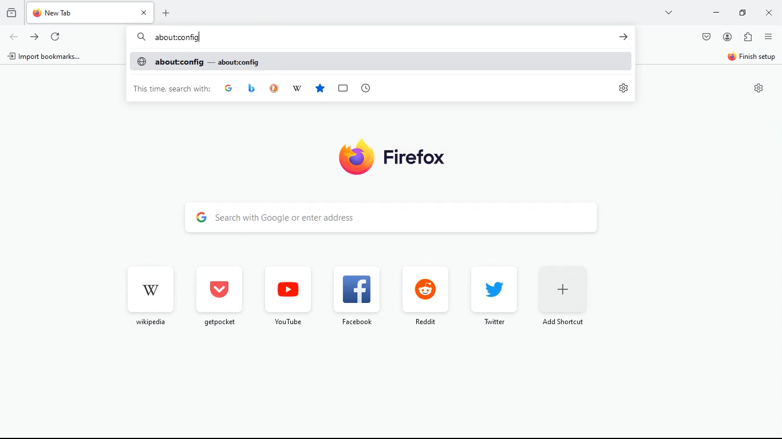  What do you see at coordinates (169, 12) in the screenshot?
I see `add tab` at bounding box center [169, 12].